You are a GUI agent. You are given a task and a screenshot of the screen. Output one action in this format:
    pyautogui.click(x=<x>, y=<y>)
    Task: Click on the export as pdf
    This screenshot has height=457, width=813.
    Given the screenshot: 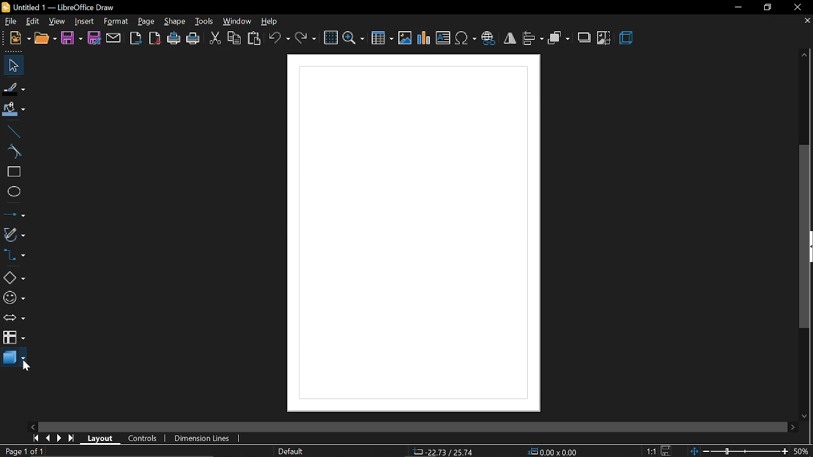 What is the action you would take?
    pyautogui.click(x=154, y=39)
    